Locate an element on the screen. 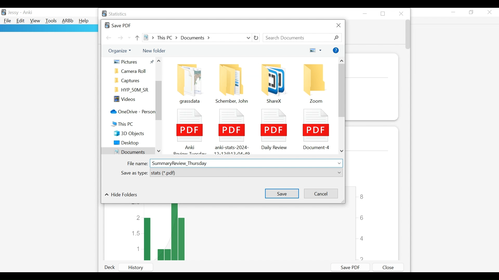 The height and width of the screenshot is (280, 499). Scroll down is located at coordinates (342, 152).